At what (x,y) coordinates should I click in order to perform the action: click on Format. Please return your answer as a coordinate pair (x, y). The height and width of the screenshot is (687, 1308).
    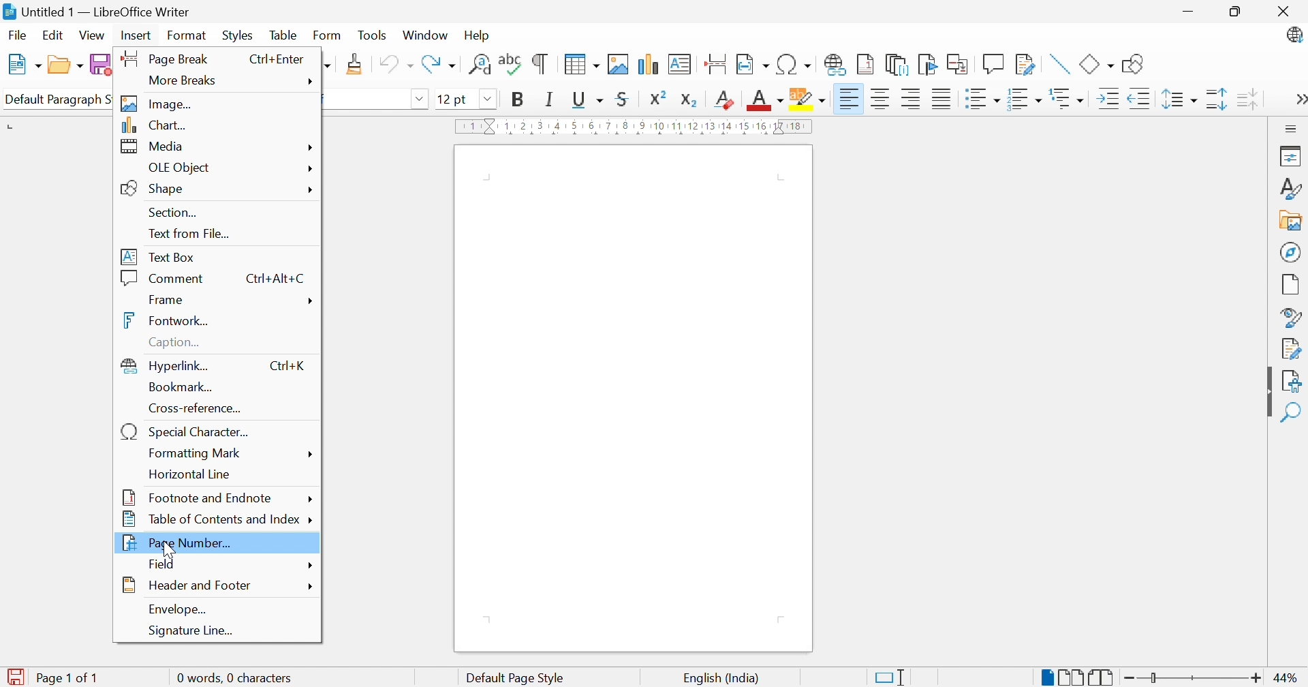
    Looking at the image, I should click on (185, 35).